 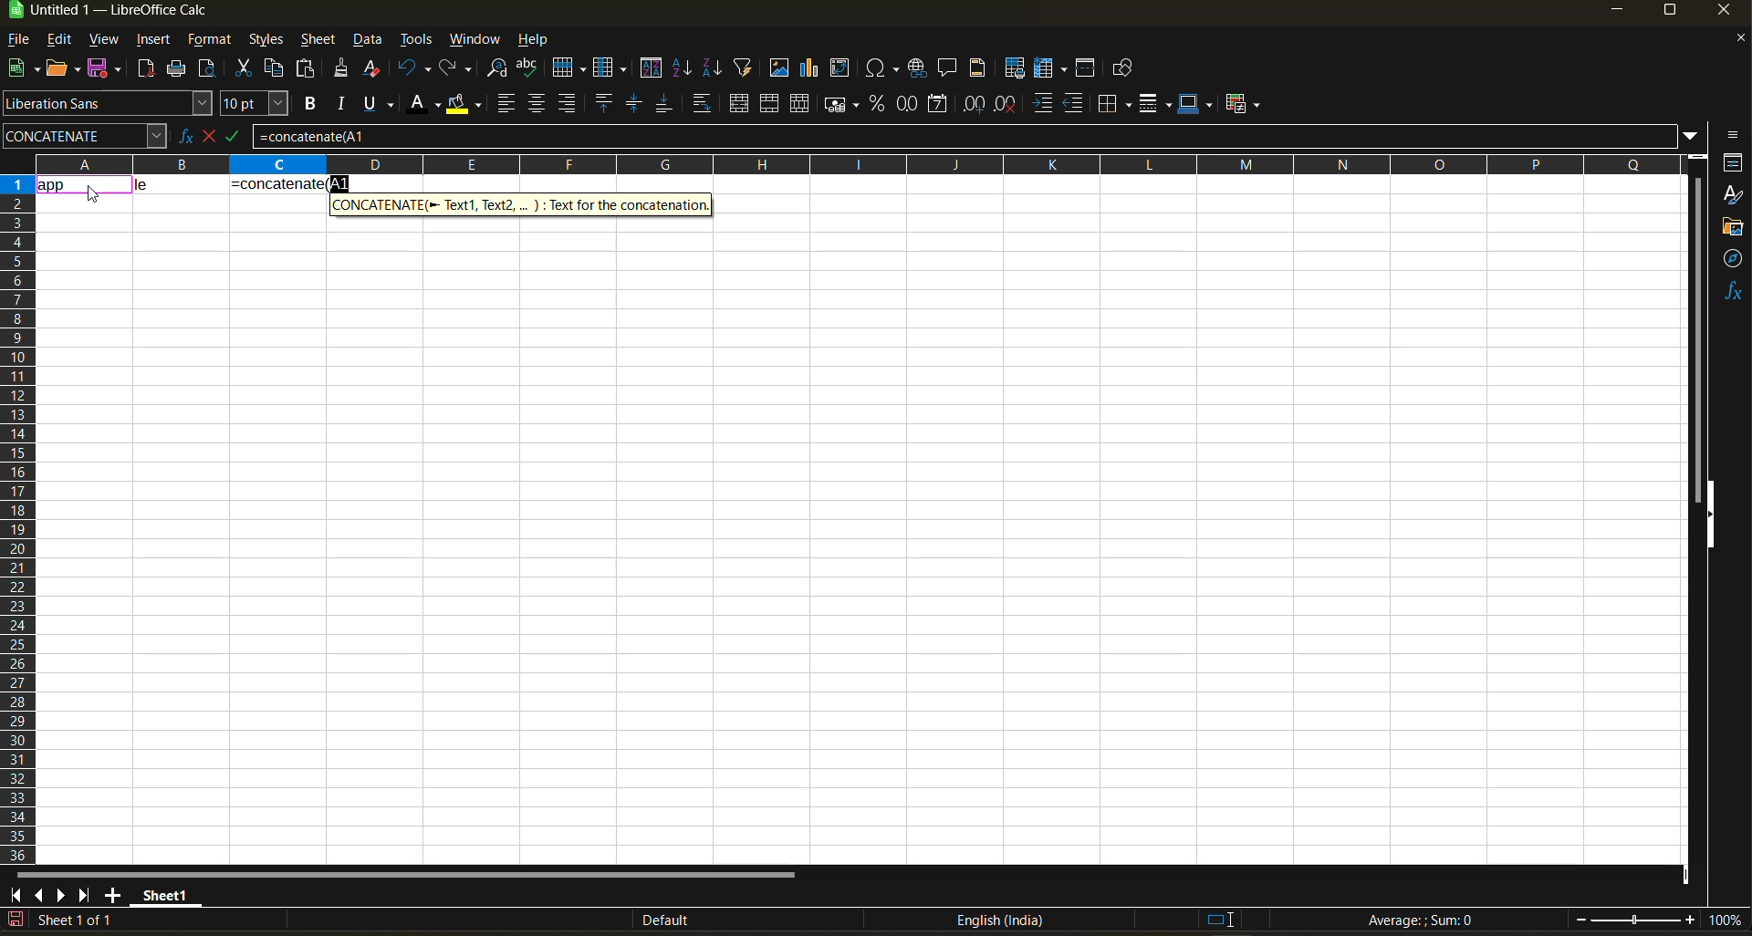 I want to click on standard selection, so click(x=1220, y=919).